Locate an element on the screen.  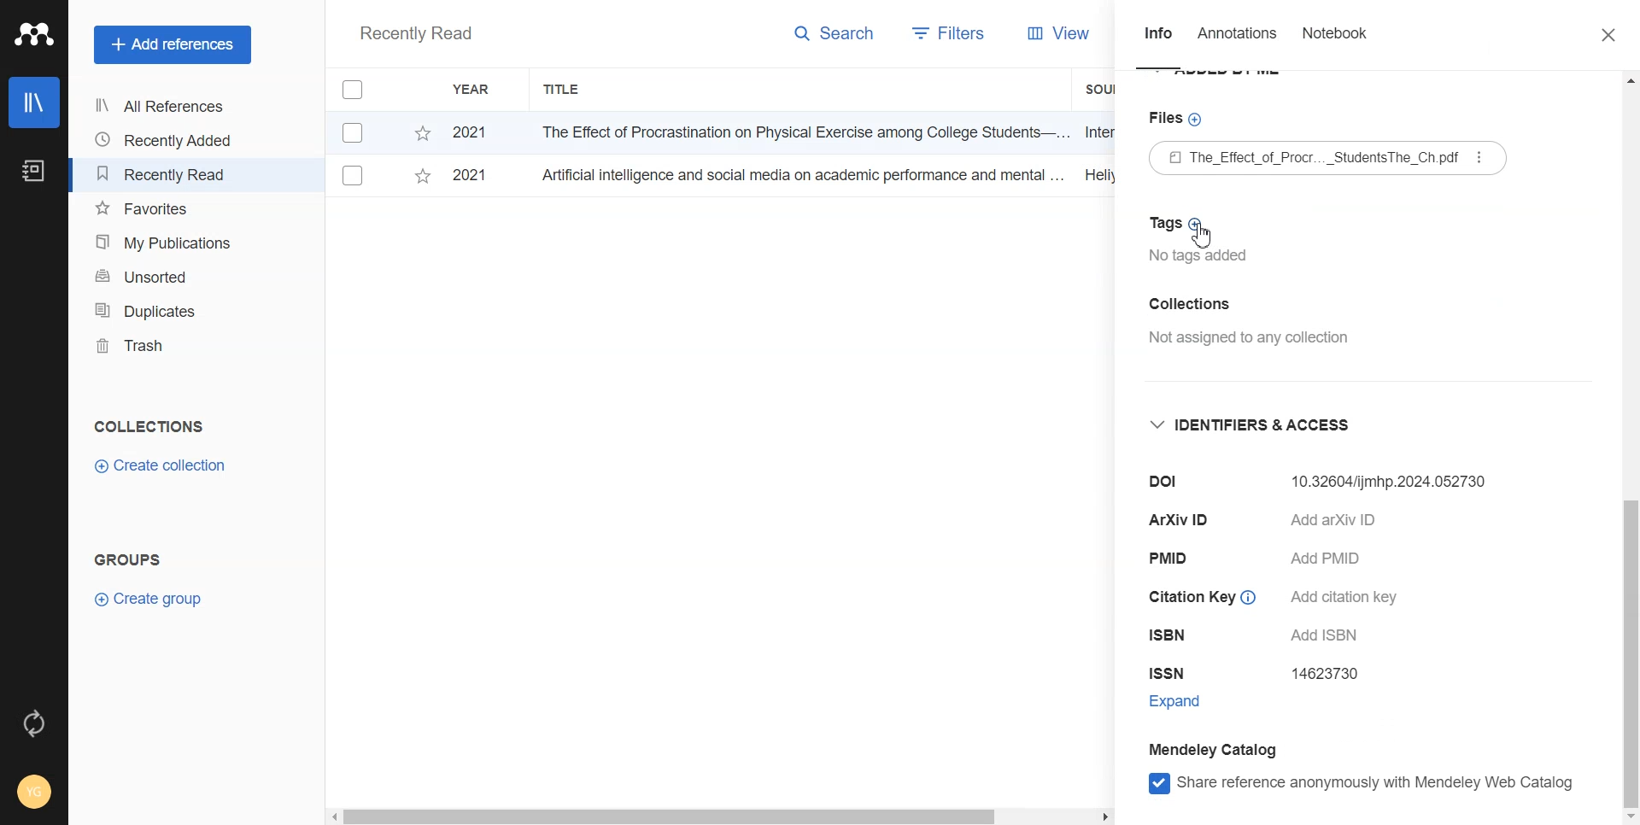
Collections is located at coordinates (149, 426).